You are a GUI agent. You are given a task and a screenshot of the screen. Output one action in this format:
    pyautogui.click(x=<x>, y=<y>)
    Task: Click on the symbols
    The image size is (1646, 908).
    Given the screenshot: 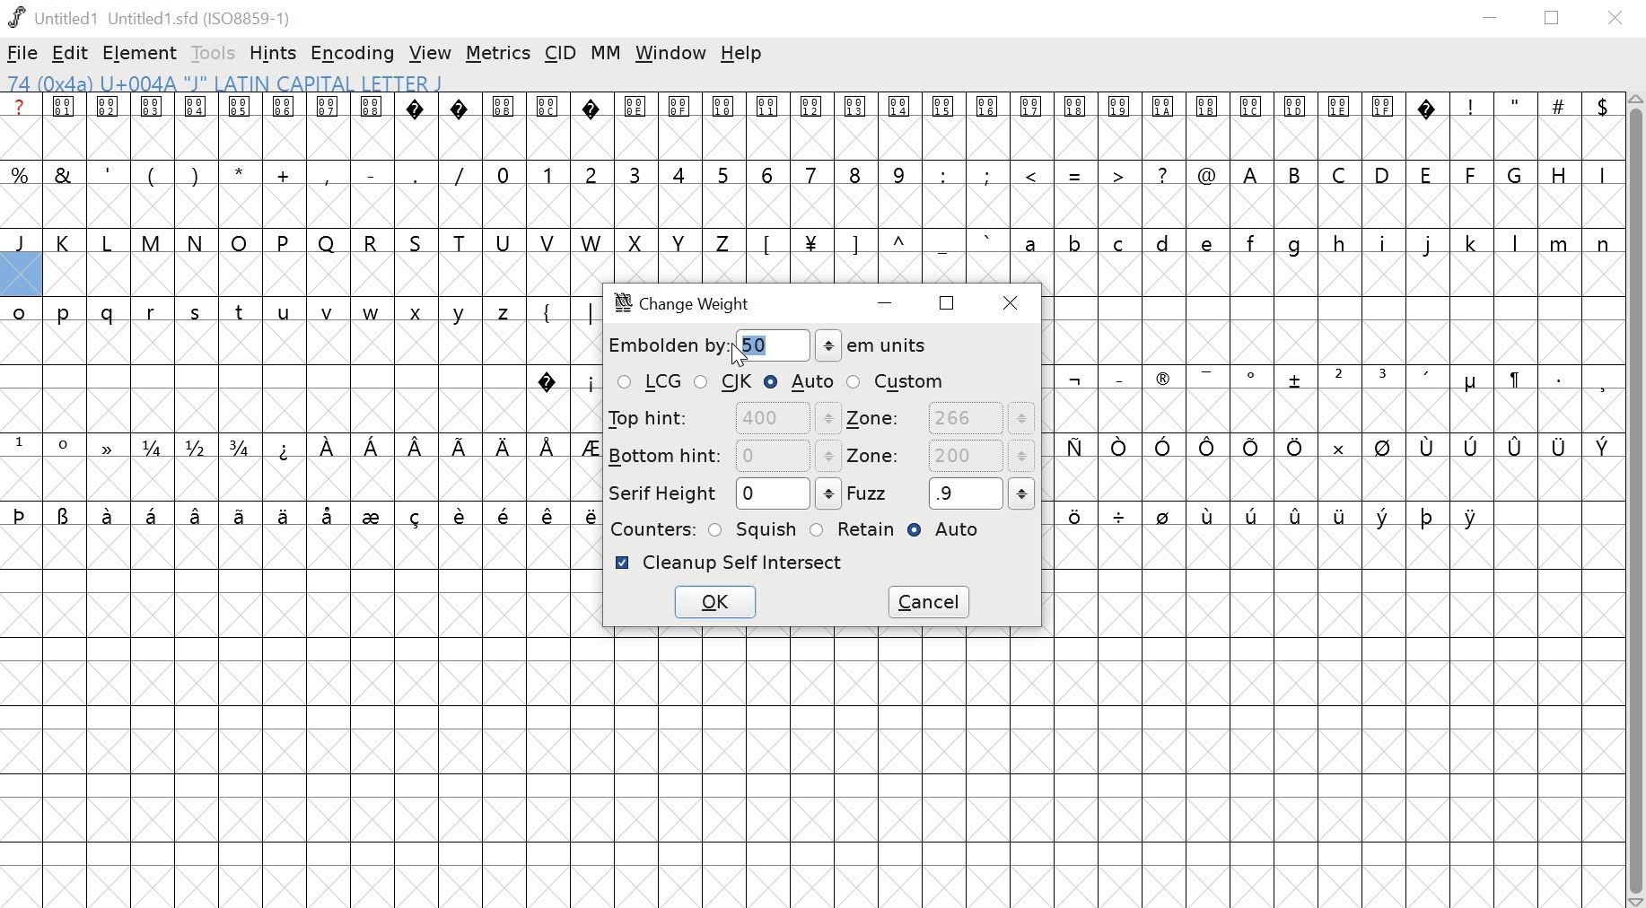 What is the action you would take?
    pyautogui.click(x=1338, y=380)
    